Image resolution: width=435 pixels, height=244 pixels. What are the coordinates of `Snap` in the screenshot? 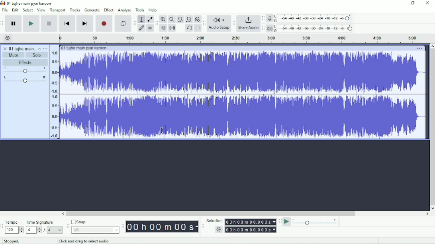 It's located at (94, 227).